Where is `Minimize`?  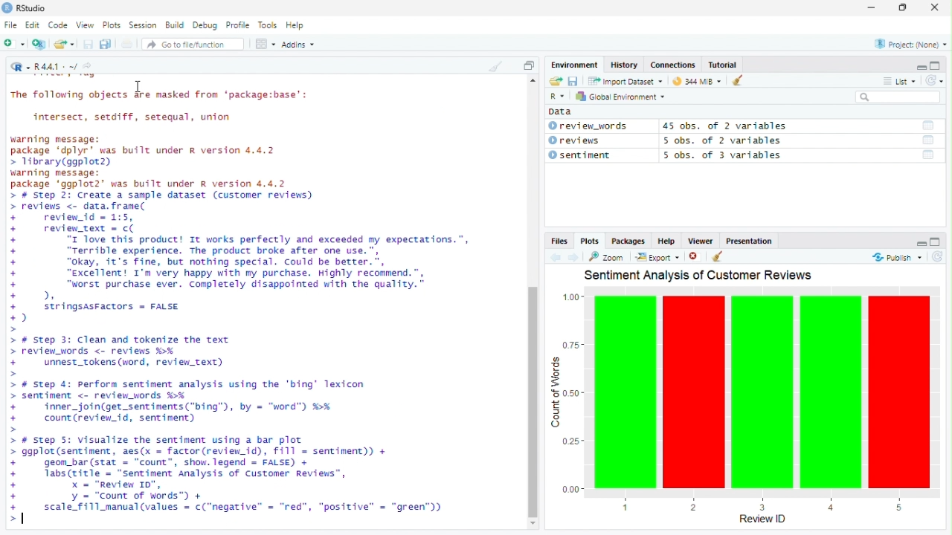
Minimize is located at coordinates (920, 66).